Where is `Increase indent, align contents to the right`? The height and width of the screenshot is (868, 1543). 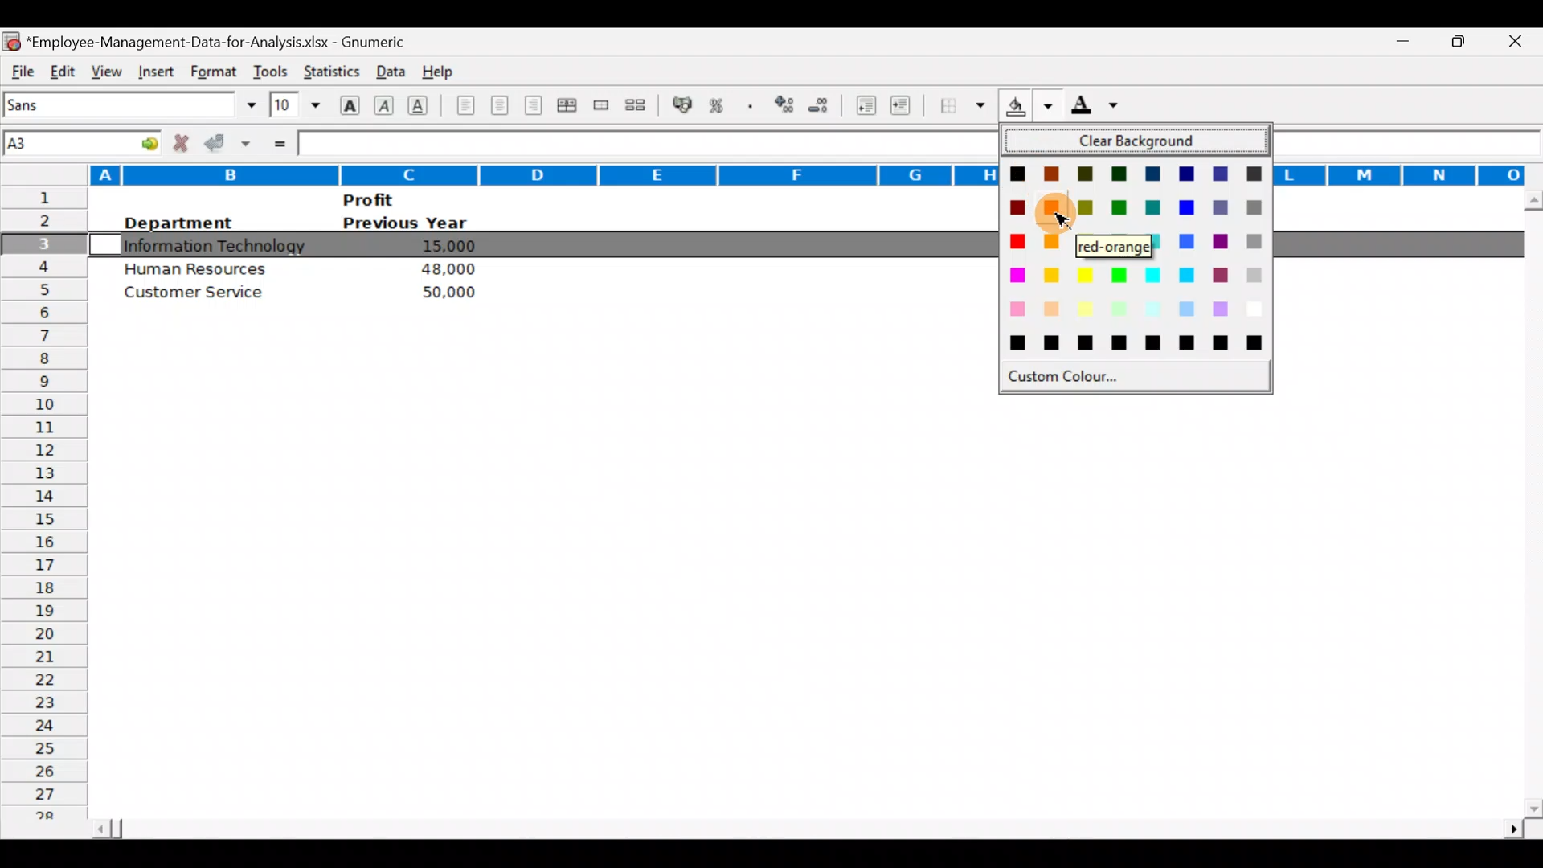
Increase indent, align contents to the right is located at coordinates (903, 107).